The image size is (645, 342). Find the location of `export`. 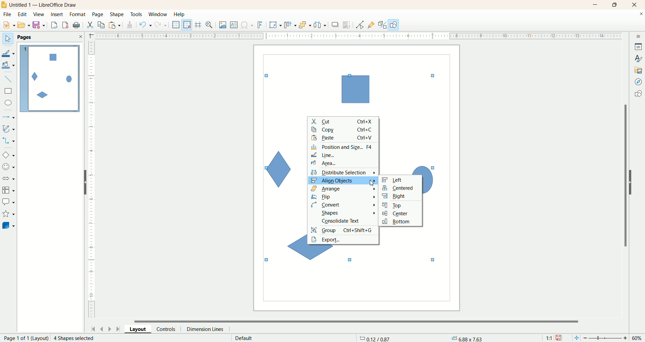

export is located at coordinates (343, 240).